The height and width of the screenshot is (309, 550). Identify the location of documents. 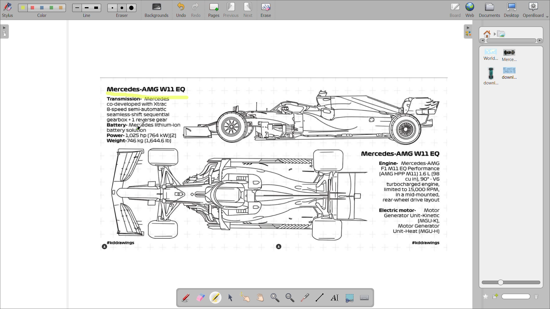
(491, 10).